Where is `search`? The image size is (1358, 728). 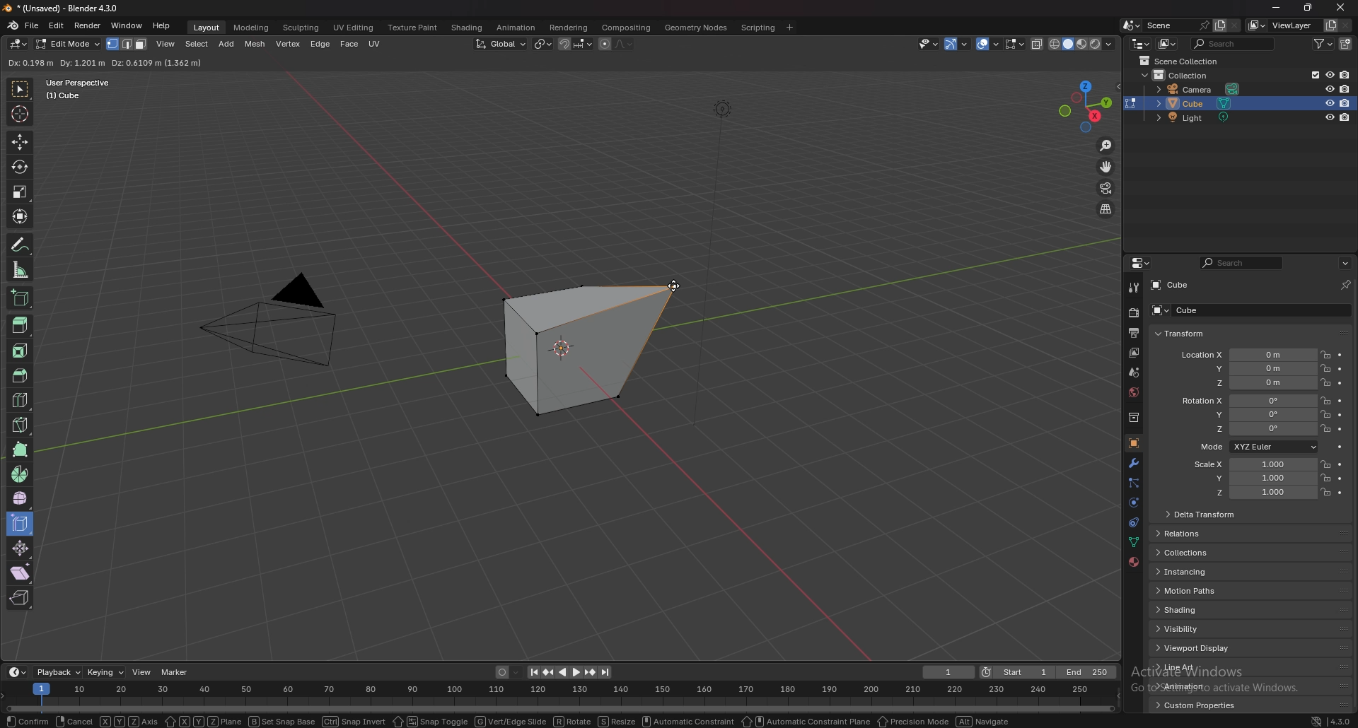
search is located at coordinates (1243, 263).